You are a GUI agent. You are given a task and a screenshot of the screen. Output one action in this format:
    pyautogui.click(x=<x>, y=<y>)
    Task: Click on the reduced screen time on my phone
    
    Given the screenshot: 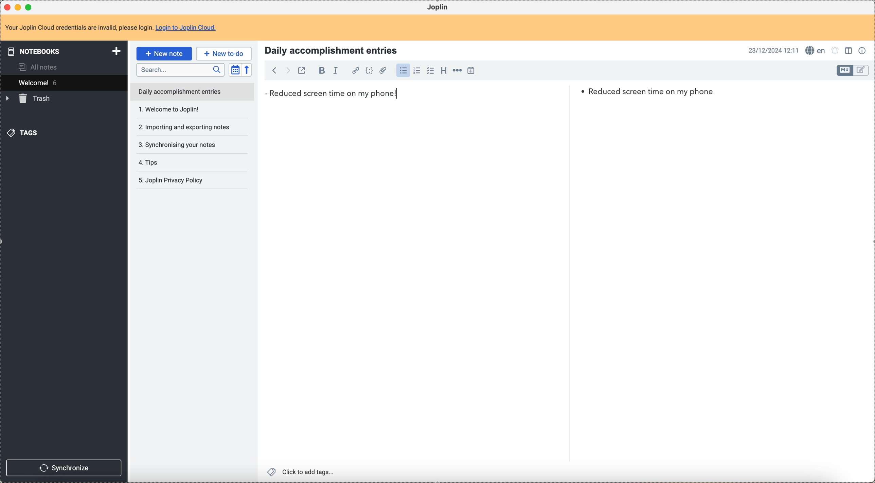 What is the action you would take?
    pyautogui.click(x=494, y=93)
    